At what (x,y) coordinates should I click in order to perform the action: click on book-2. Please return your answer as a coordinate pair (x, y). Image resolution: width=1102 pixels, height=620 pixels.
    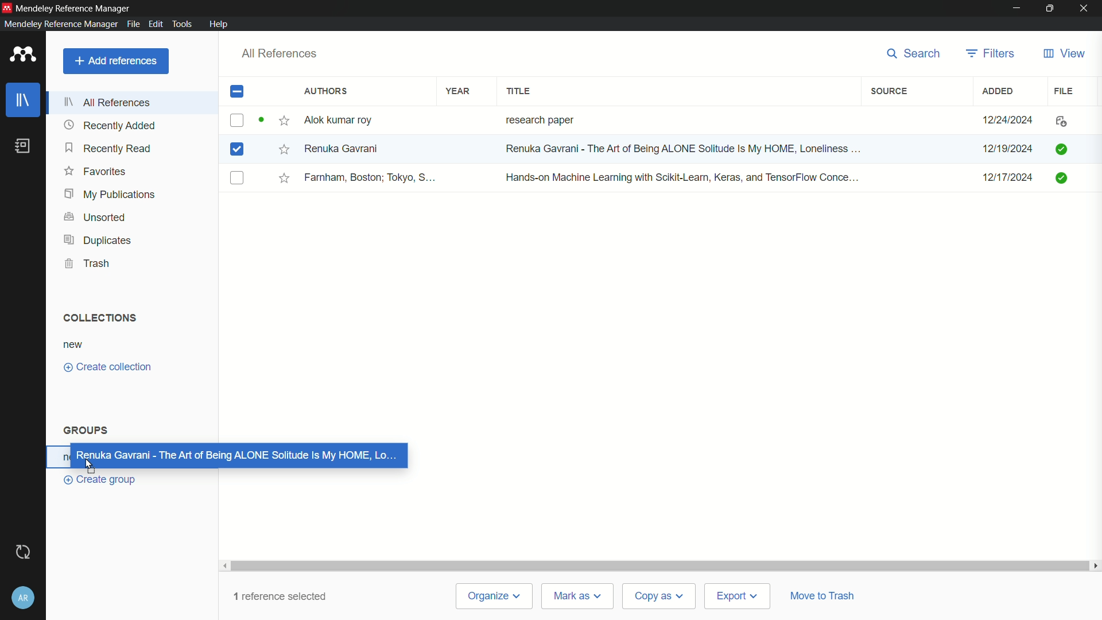
    Looking at the image, I should click on (239, 150).